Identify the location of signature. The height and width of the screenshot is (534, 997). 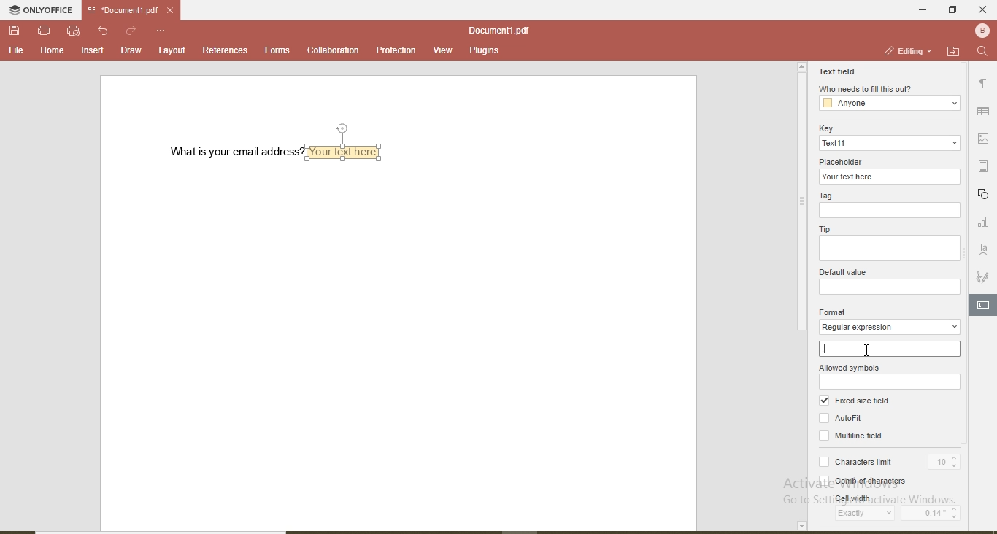
(983, 278).